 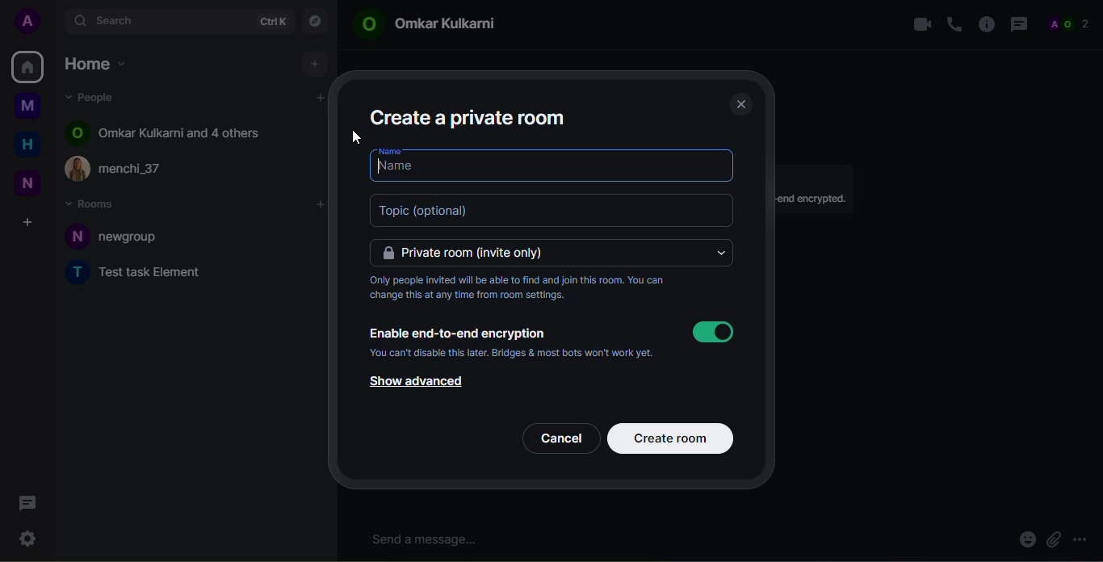 What do you see at coordinates (470, 116) in the screenshot?
I see `create a private room` at bounding box center [470, 116].